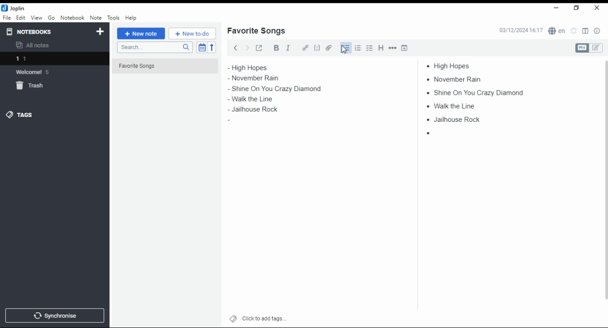  I want to click on Favorite Songs, so click(160, 66).